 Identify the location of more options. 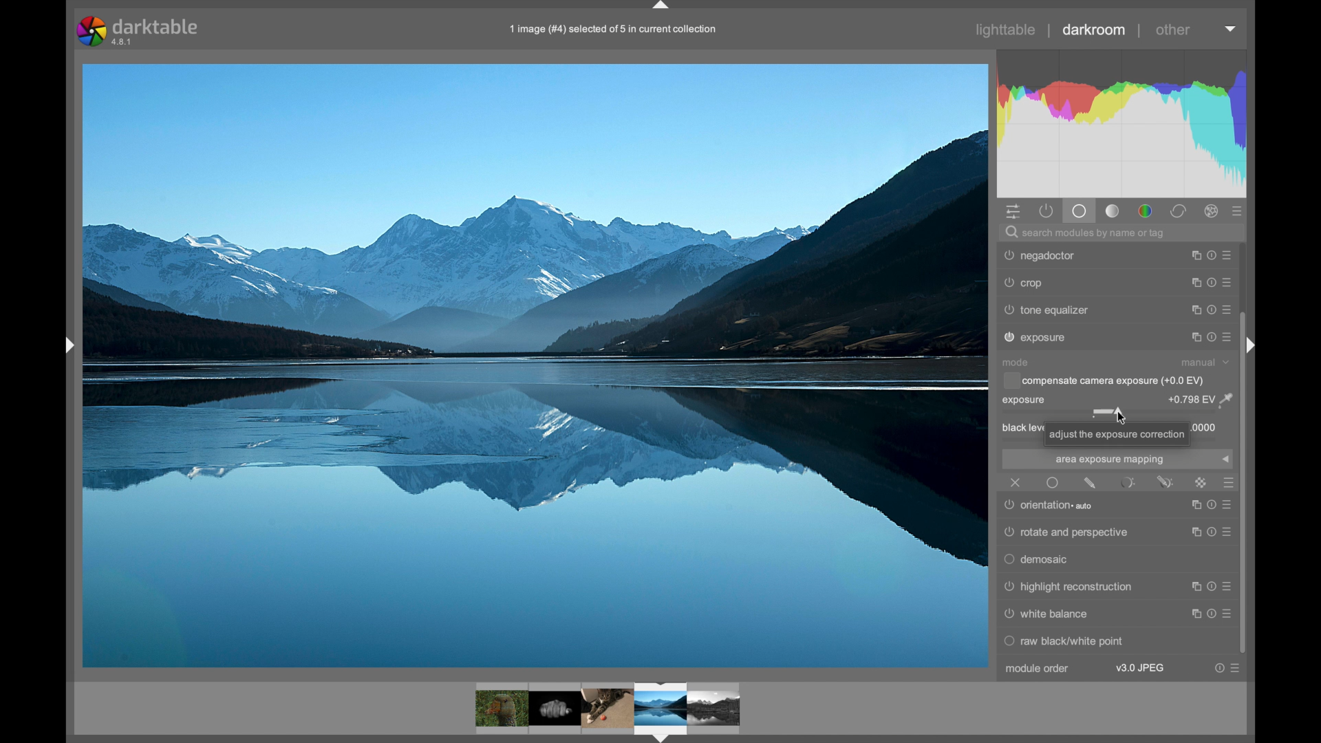
(1229, 668).